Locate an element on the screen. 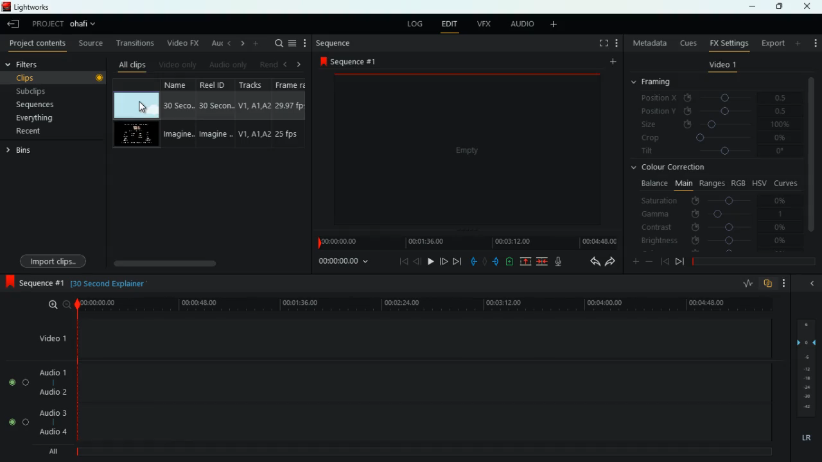  balance is located at coordinates (654, 184).